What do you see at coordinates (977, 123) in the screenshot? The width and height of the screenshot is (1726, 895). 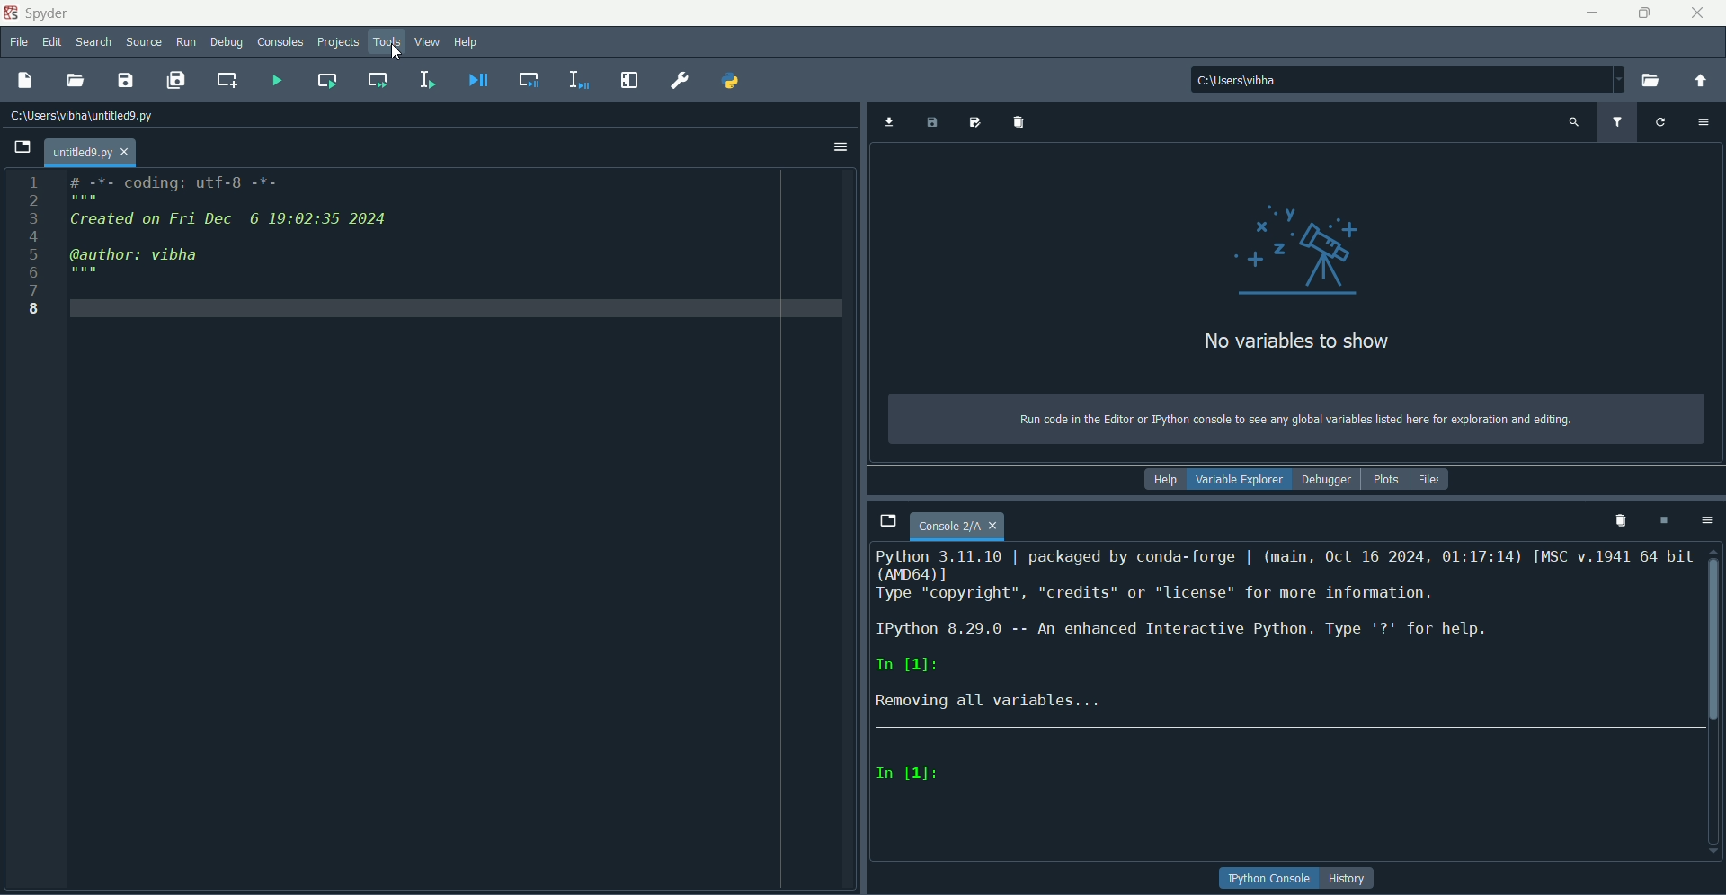 I see `save data as` at bounding box center [977, 123].